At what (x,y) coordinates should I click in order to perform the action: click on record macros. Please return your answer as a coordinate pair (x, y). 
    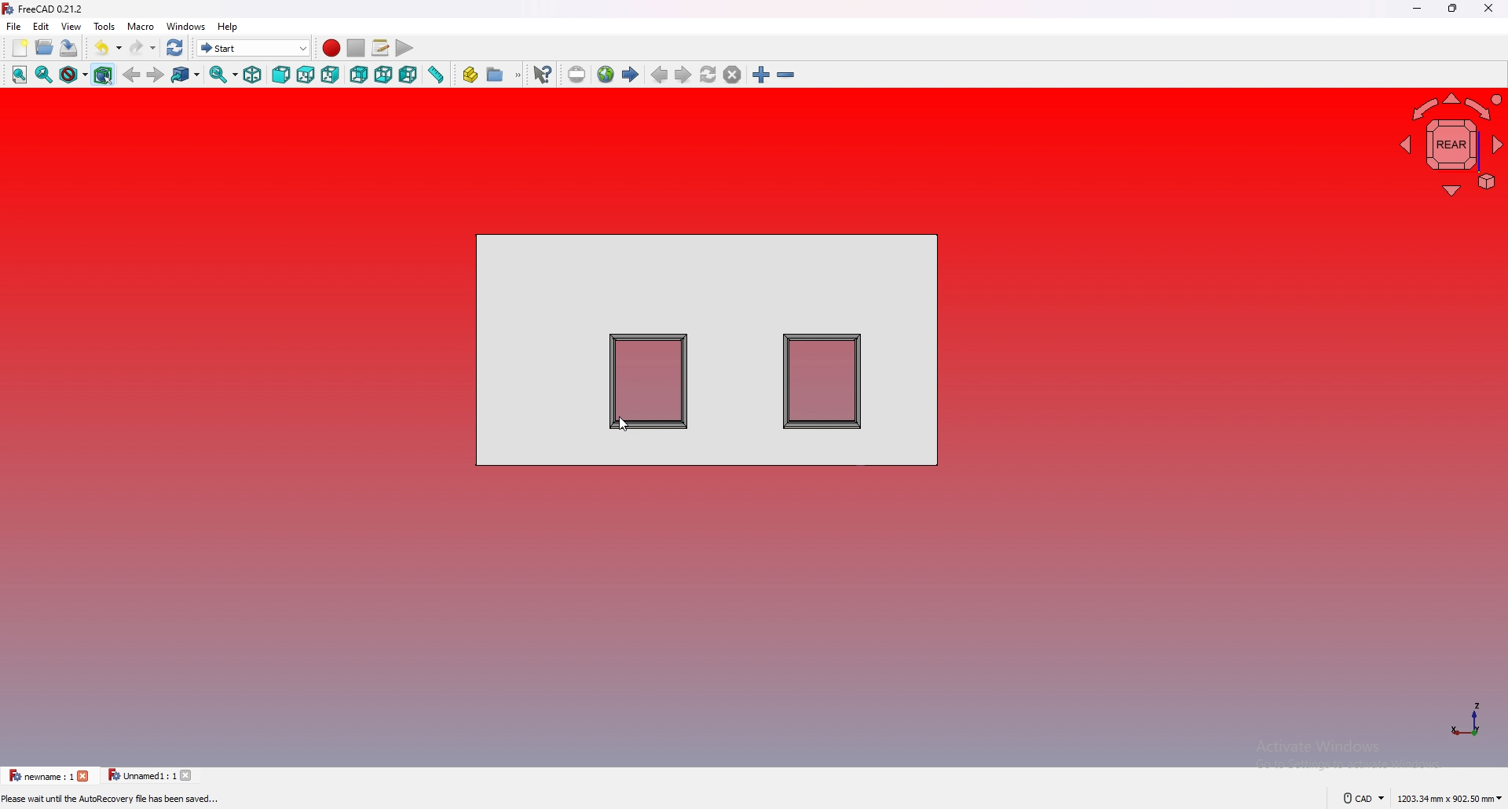
    Looking at the image, I should click on (332, 48).